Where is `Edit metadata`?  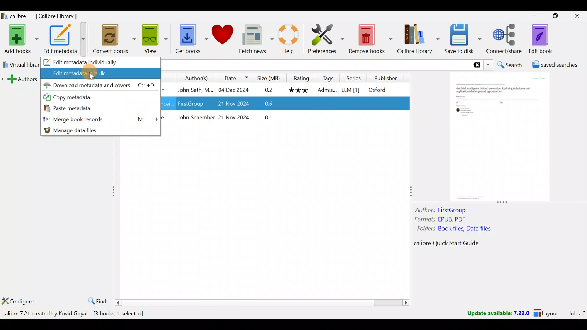
Edit metadata is located at coordinates (64, 40).